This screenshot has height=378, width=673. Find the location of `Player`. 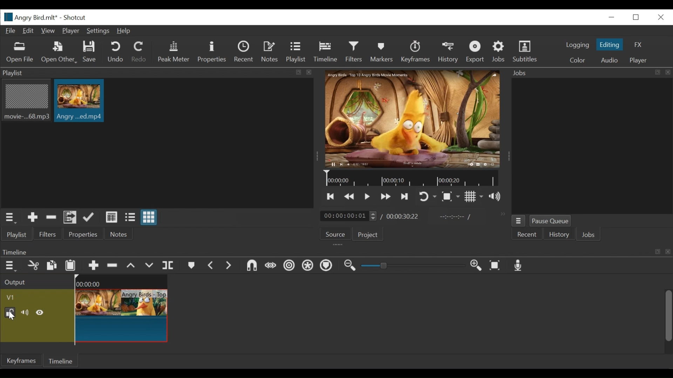

Player is located at coordinates (70, 31).